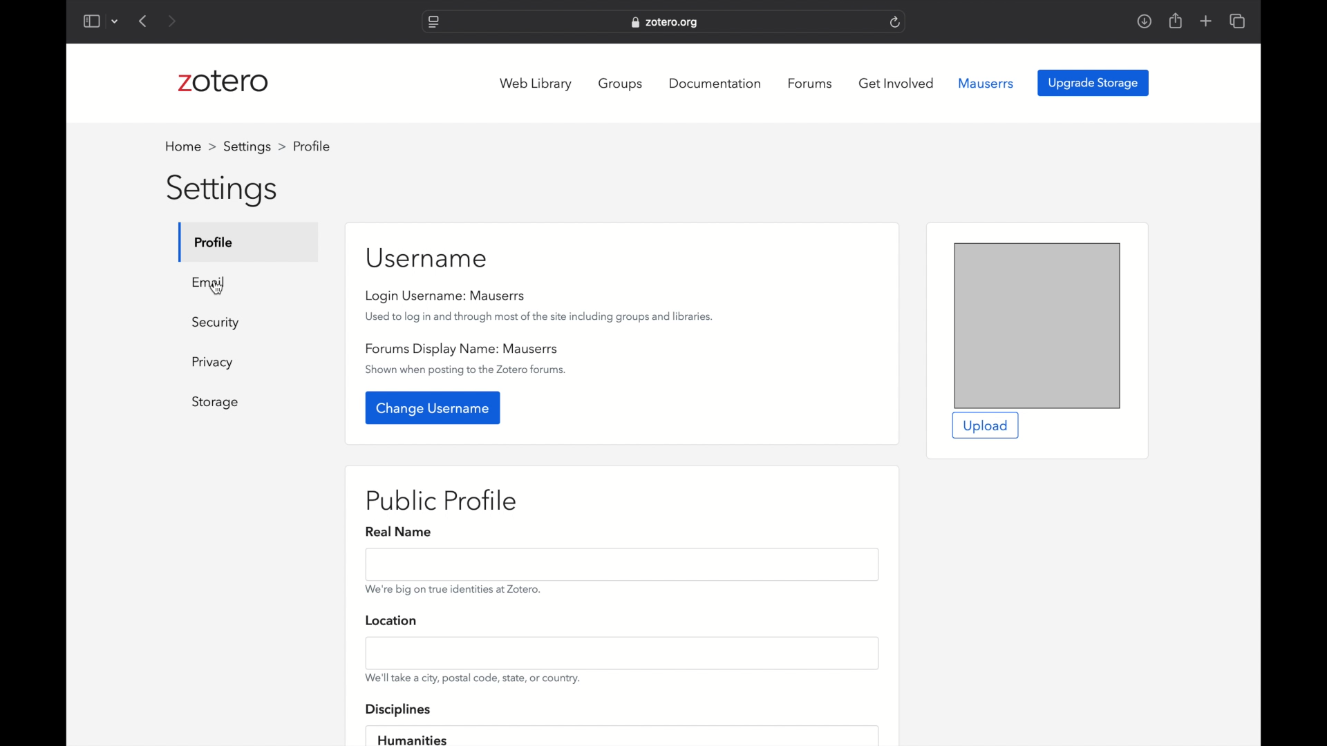 The height and width of the screenshot is (746, 1327). I want to click on new tab, so click(1206, 21).